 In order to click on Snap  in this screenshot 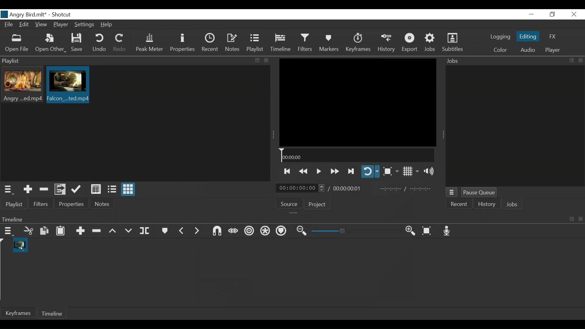, I will do `click(217, 232)`.